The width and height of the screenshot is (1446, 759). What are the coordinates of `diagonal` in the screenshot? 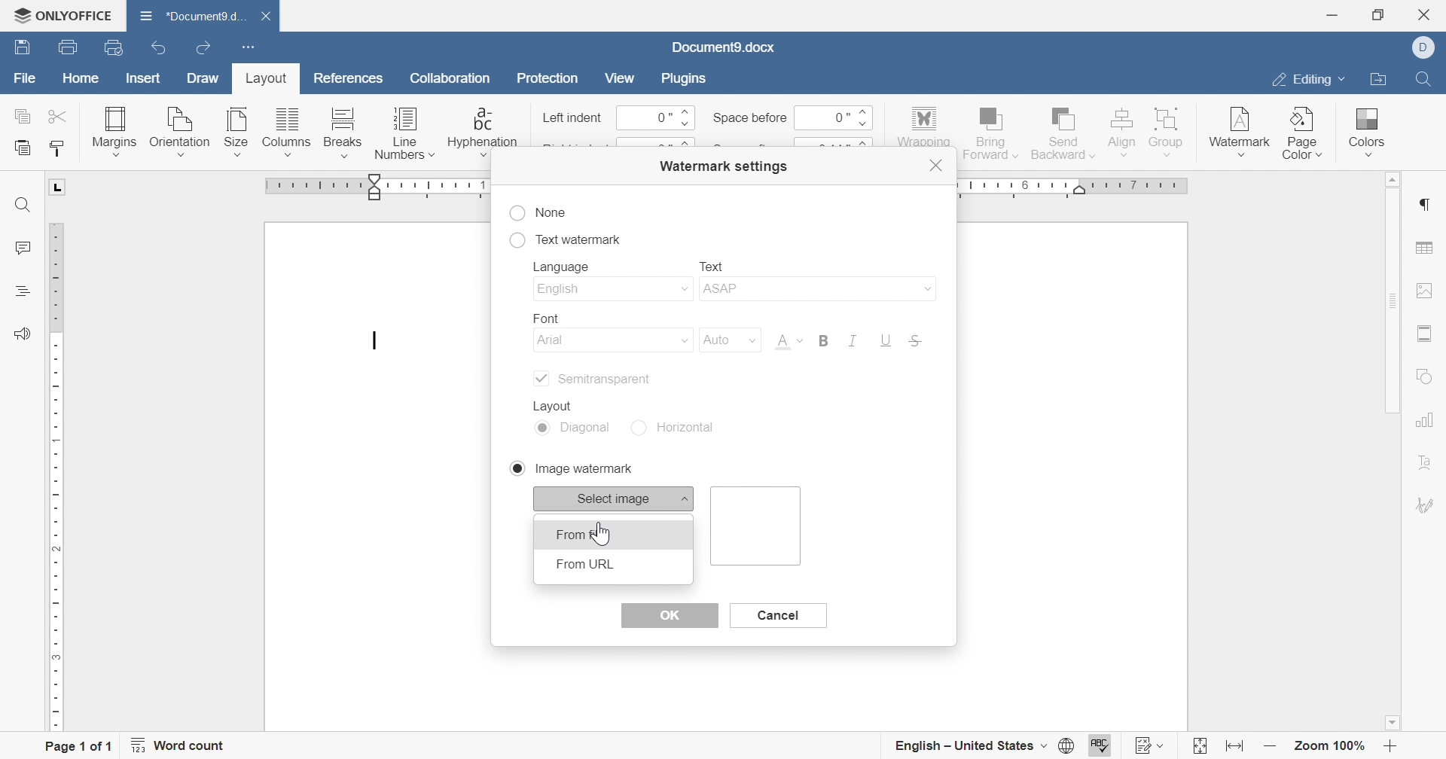 It's located at (575, 429).